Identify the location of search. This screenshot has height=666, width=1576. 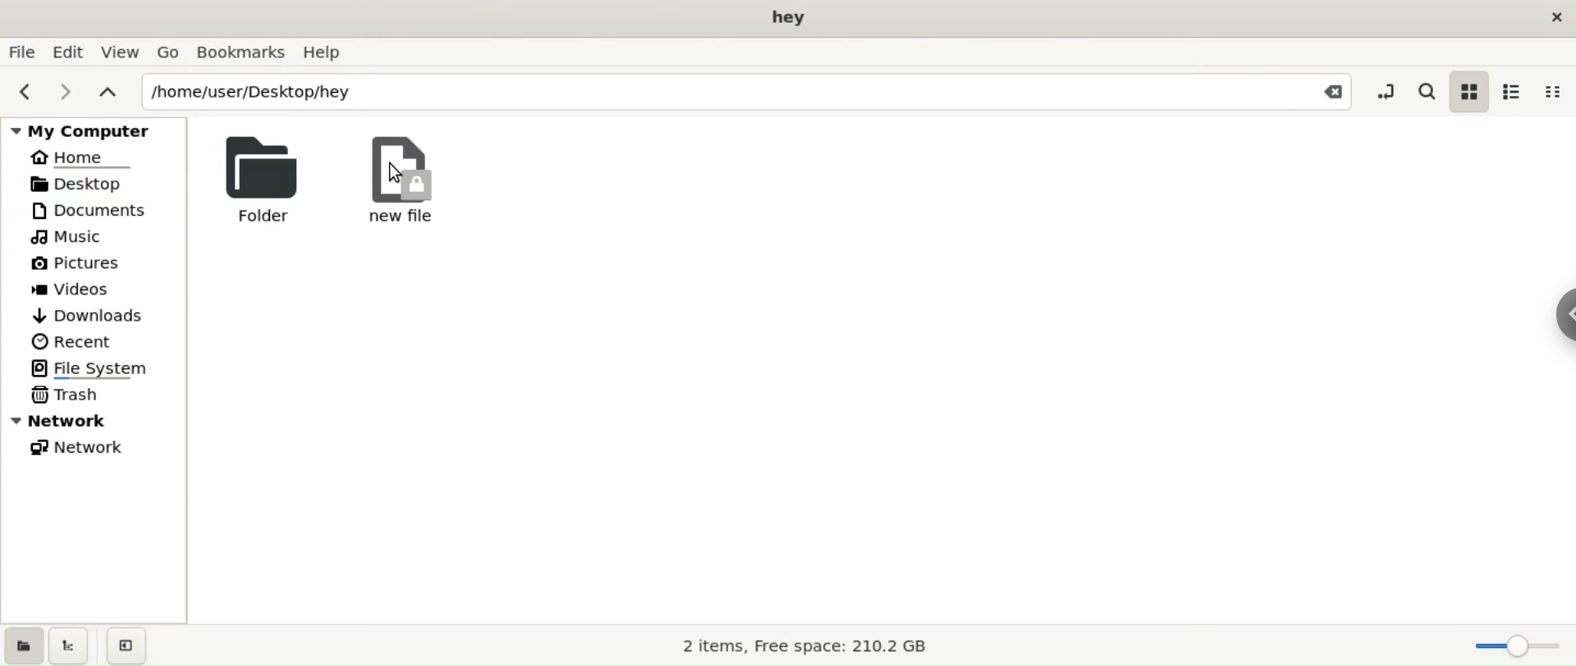
(1426, 89).